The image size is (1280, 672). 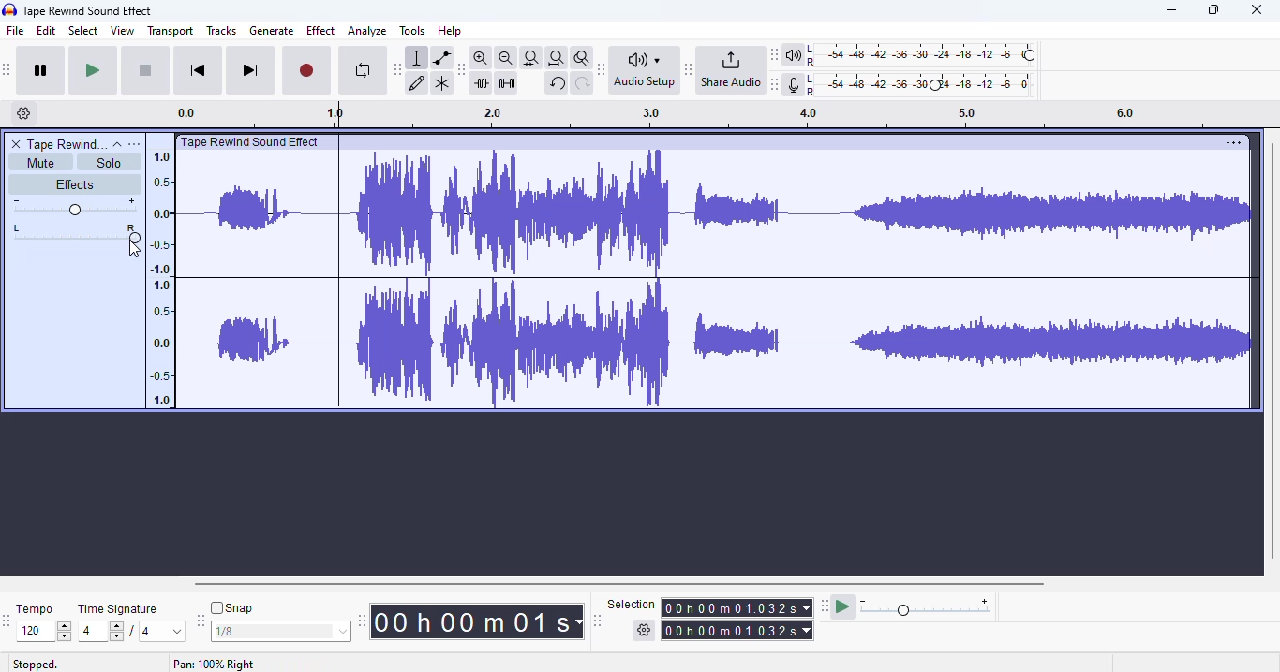 I want to click on track name, so click(x=67, y=143).